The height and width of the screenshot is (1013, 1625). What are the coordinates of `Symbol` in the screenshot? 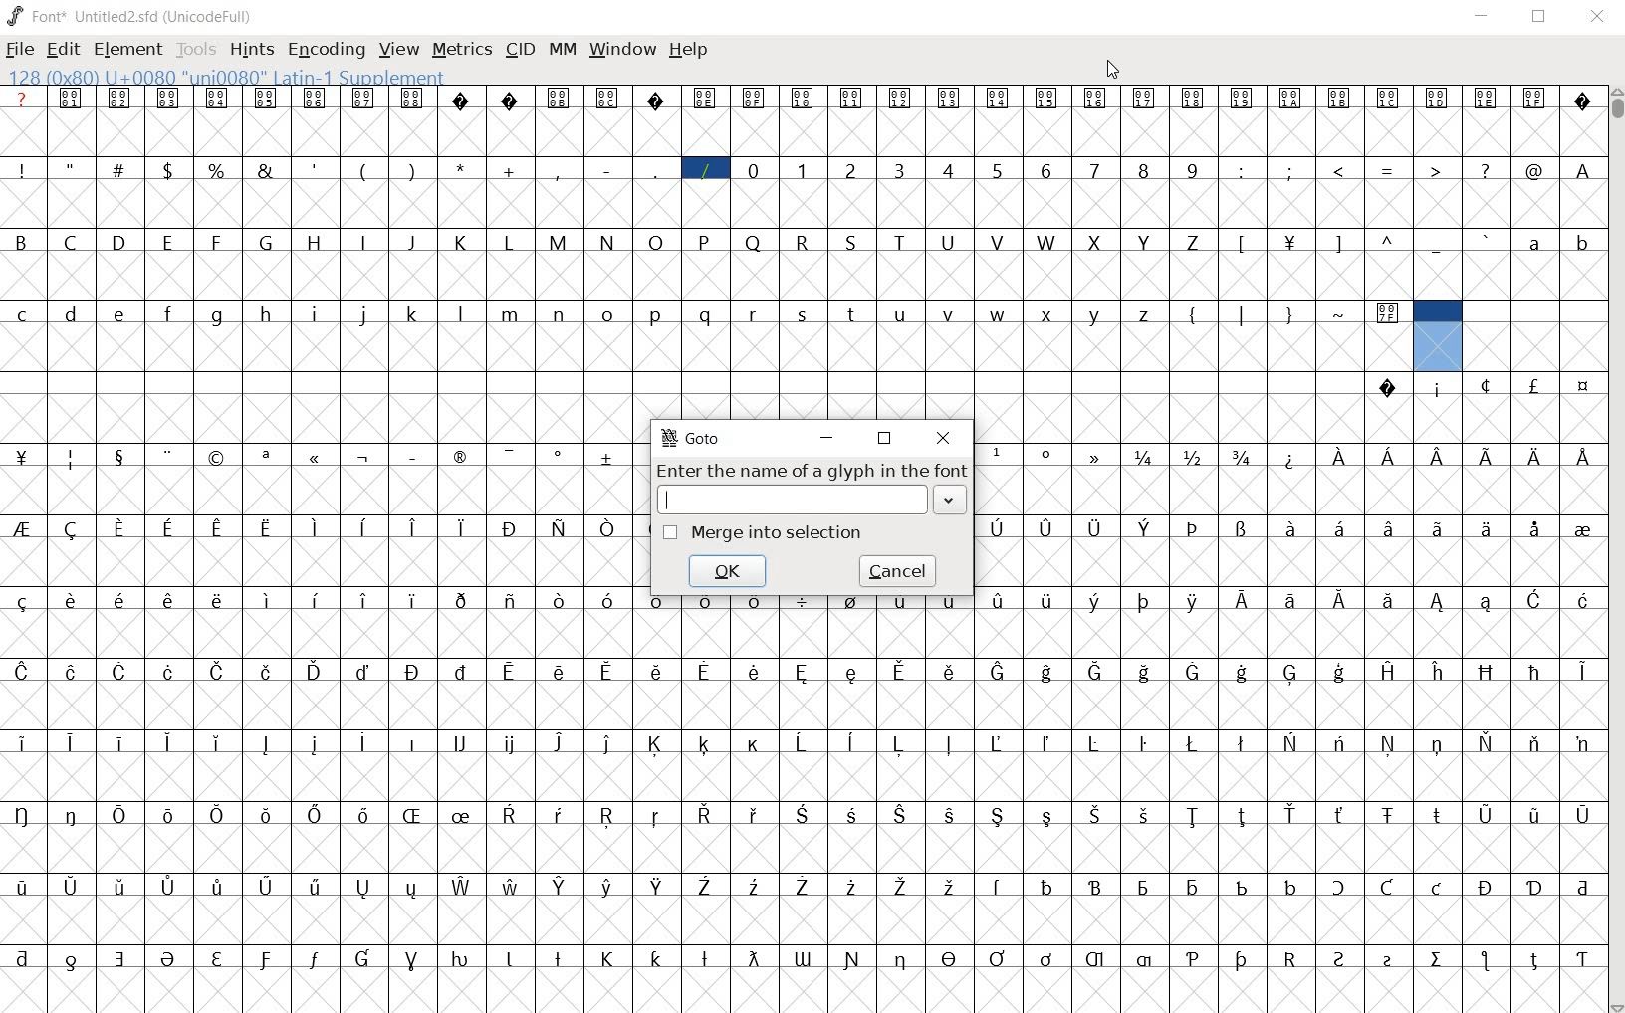 It's located at (170, 957).